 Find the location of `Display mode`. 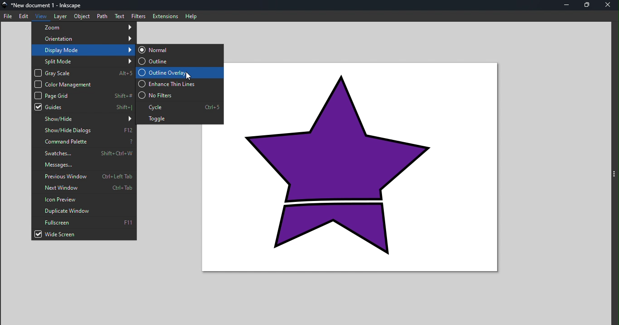

Display mode is located at coordinates (85, 50).